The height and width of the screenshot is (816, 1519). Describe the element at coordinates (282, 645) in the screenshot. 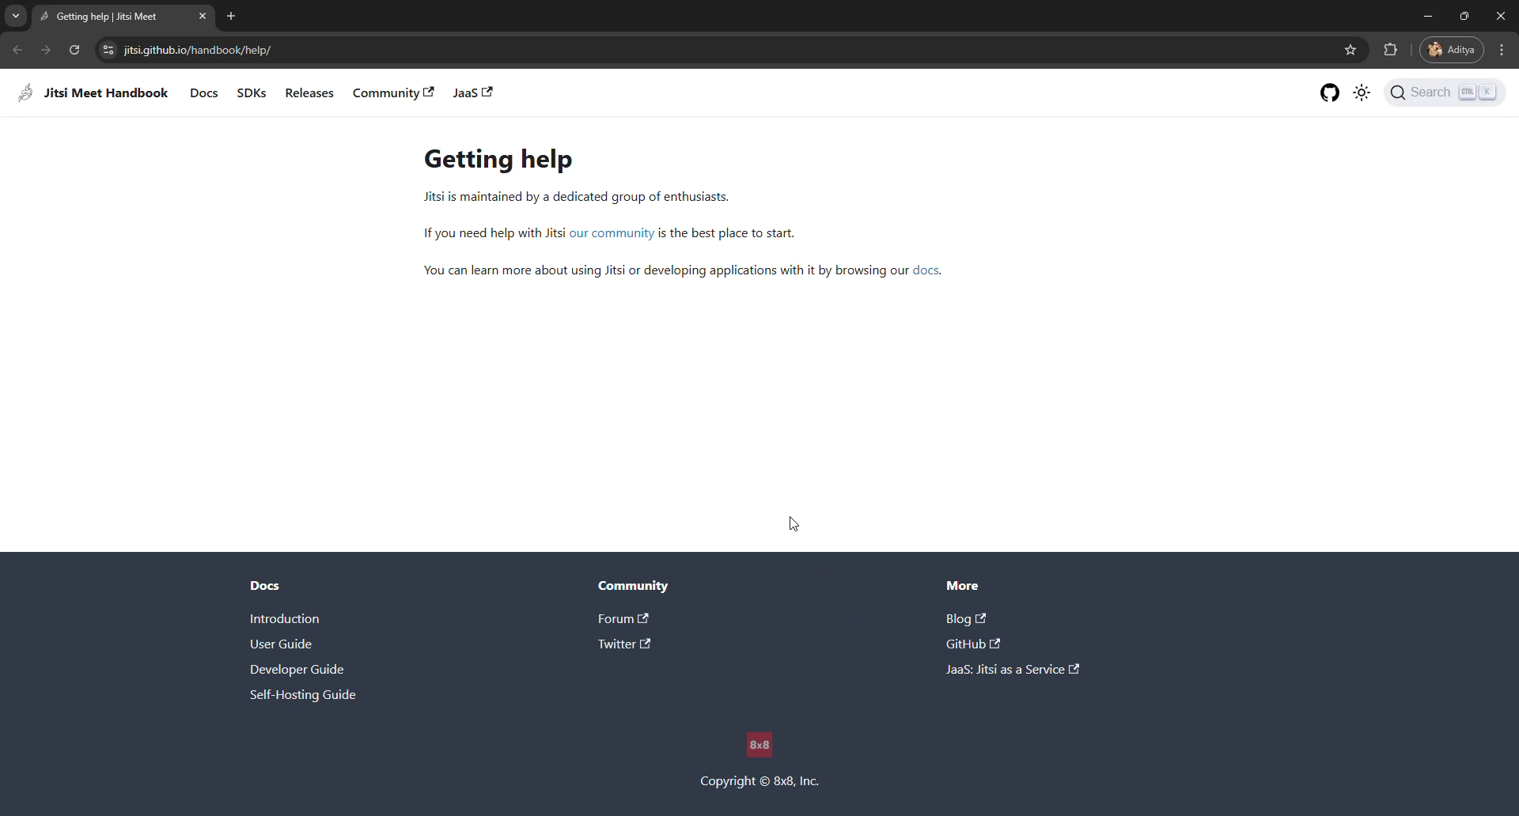

I see `guide` at that location.